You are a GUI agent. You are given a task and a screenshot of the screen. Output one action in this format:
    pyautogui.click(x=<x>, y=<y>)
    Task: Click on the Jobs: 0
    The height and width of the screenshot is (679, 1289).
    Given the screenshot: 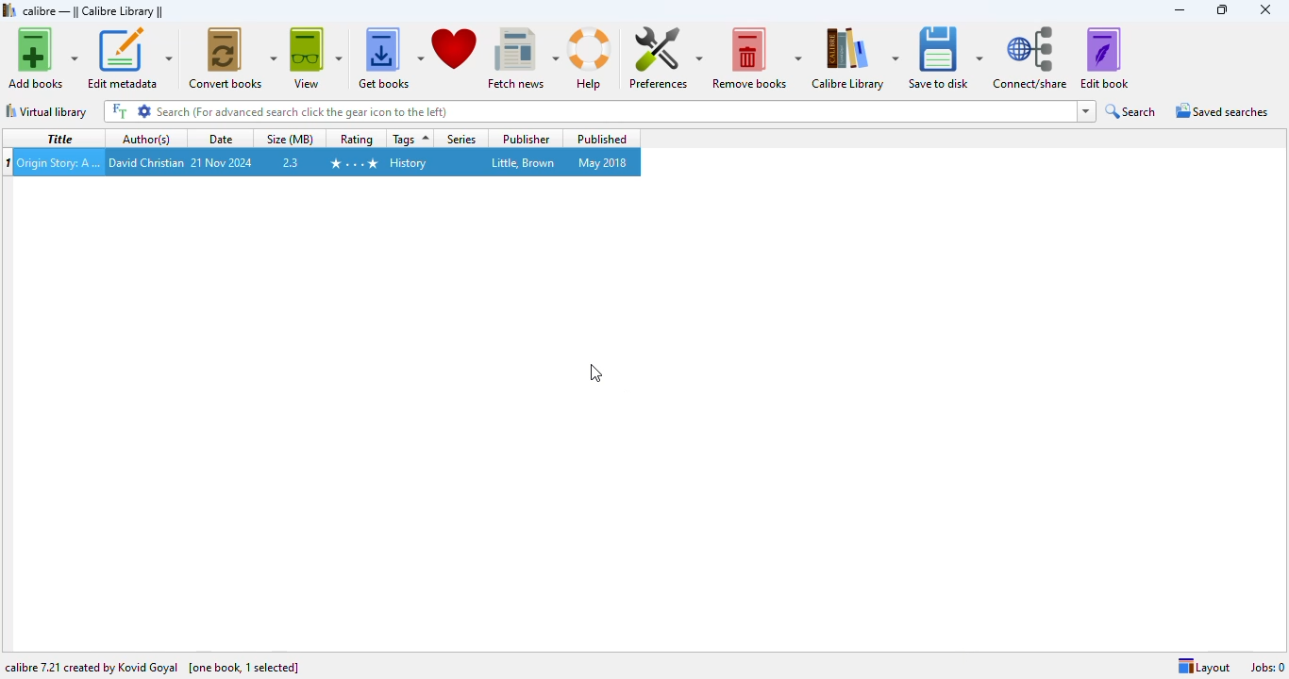 What is the action you would take?
    pyautogui.click(x=1267, y=667)
    